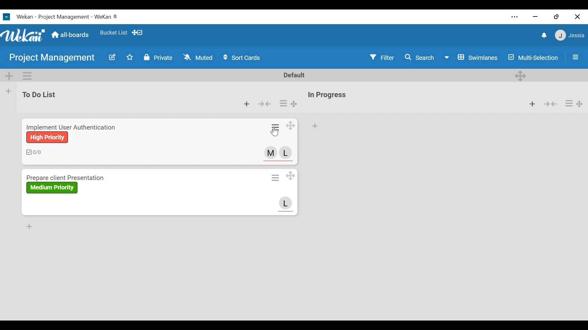 The height and width of the screenshot is (330, 588). Describe the element at coordinates (276, 127) in the screenshot. I see `Card actions` at that location.